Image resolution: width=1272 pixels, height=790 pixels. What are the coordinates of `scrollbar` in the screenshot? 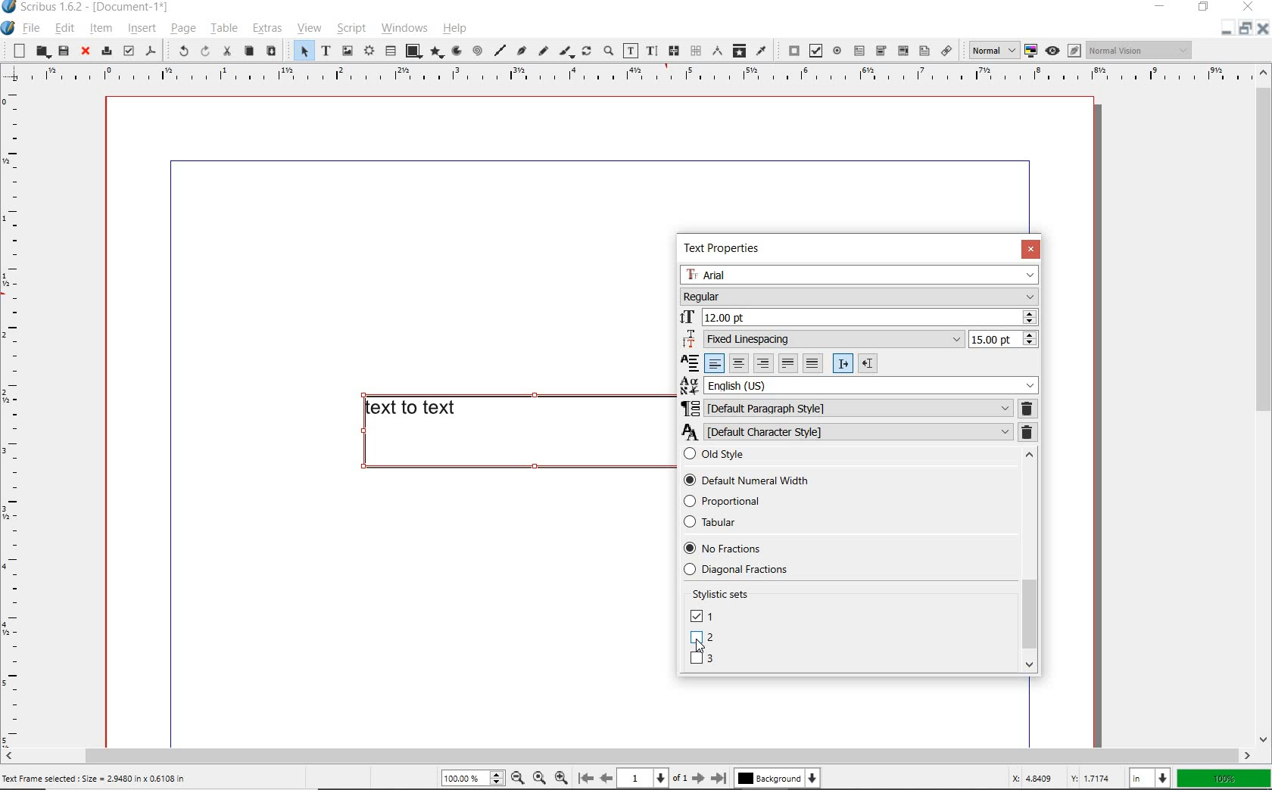 It's located at (628, 755).